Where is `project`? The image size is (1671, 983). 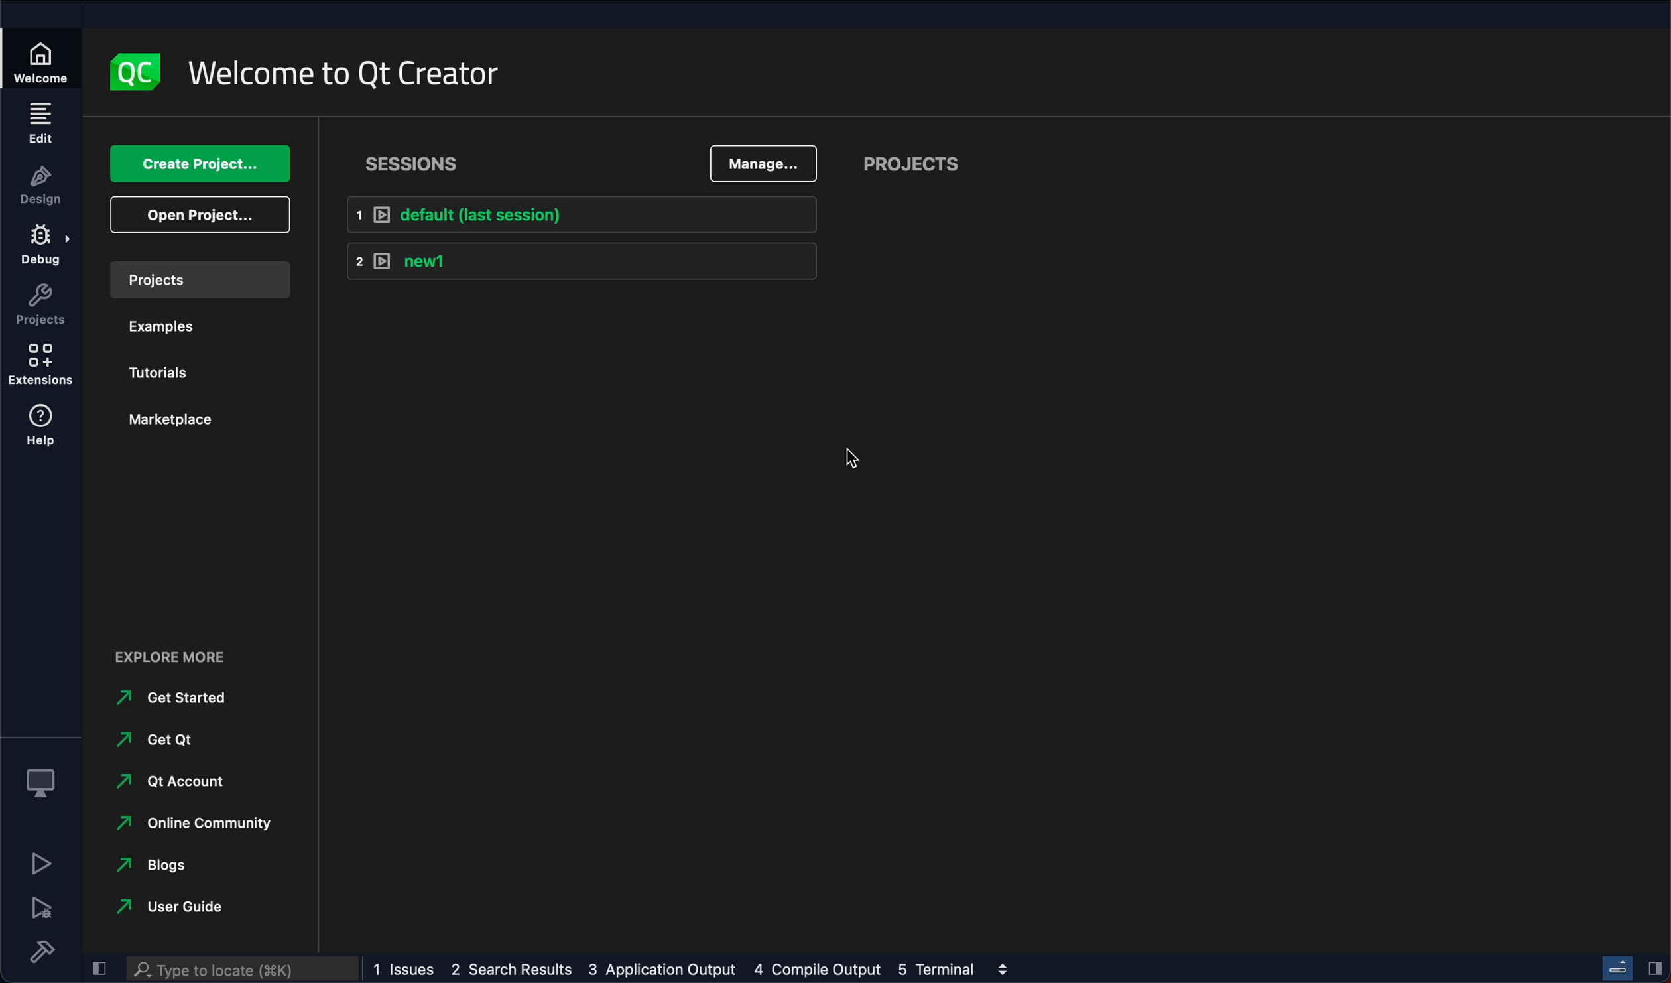
project is located at coordinates (41, 306).